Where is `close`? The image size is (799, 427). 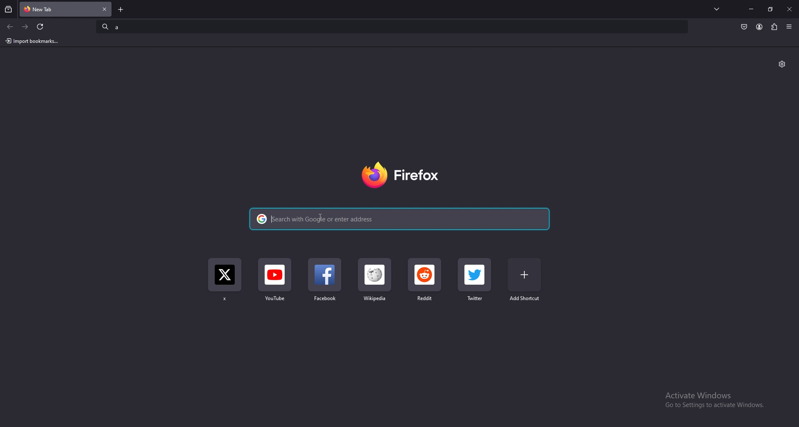 close is located at coordinates (789, 10).